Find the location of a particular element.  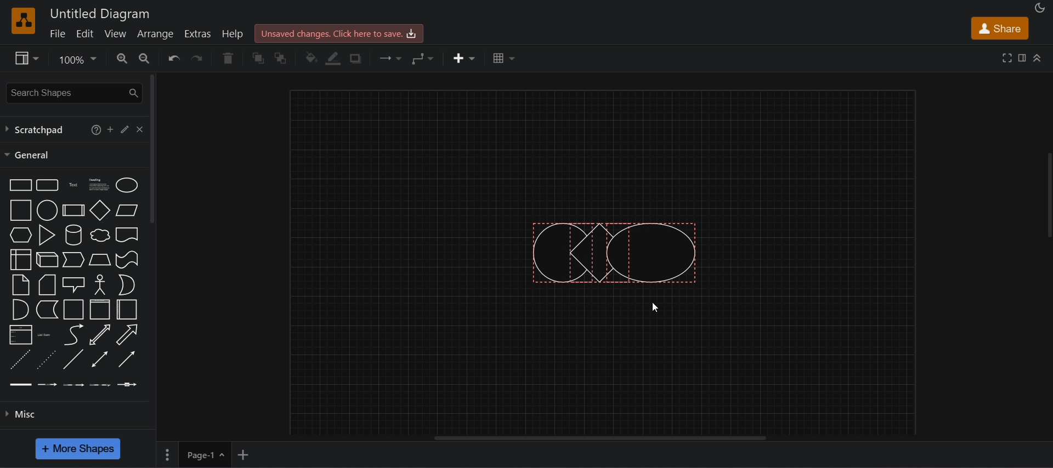

c is located at coordinates (139, 128).